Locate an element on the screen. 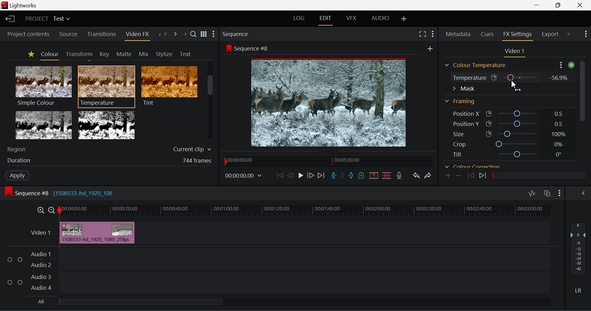 The image size is (591, 311). Sequence #8 is located at coordinates (254, 49).